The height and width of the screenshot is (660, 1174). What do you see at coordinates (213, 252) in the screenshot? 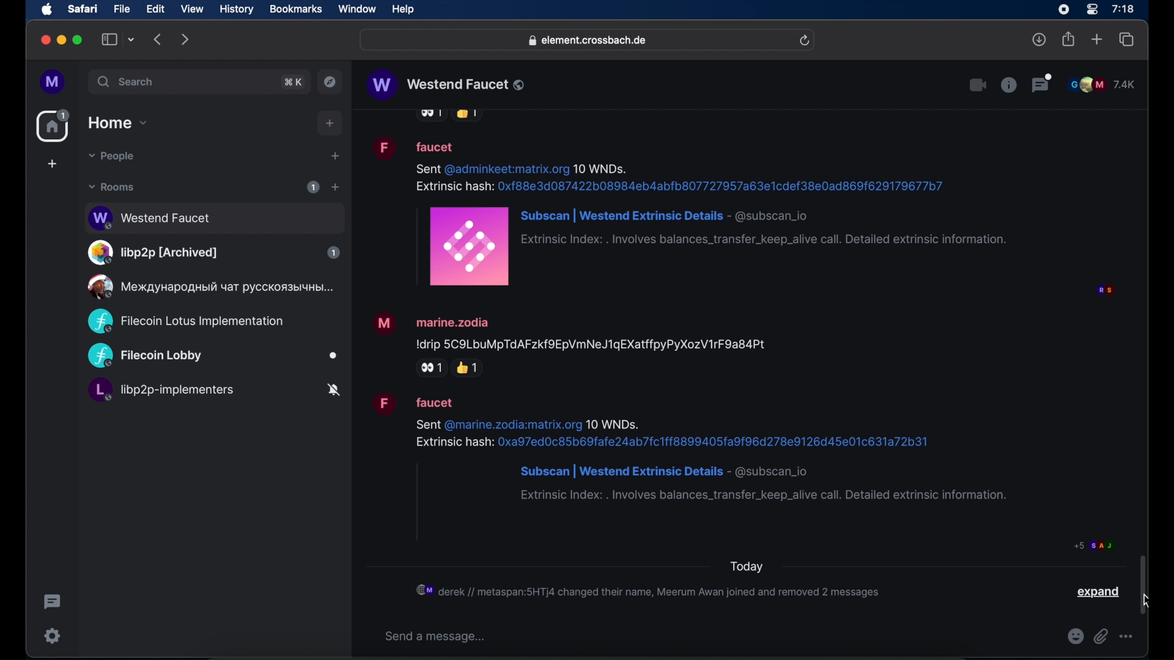
I see `public room` at bounding box center [213, 252].